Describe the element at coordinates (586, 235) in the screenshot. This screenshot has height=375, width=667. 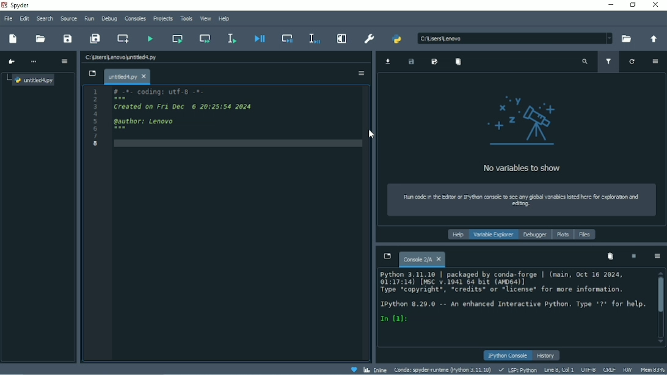
I see `Files` at that location.